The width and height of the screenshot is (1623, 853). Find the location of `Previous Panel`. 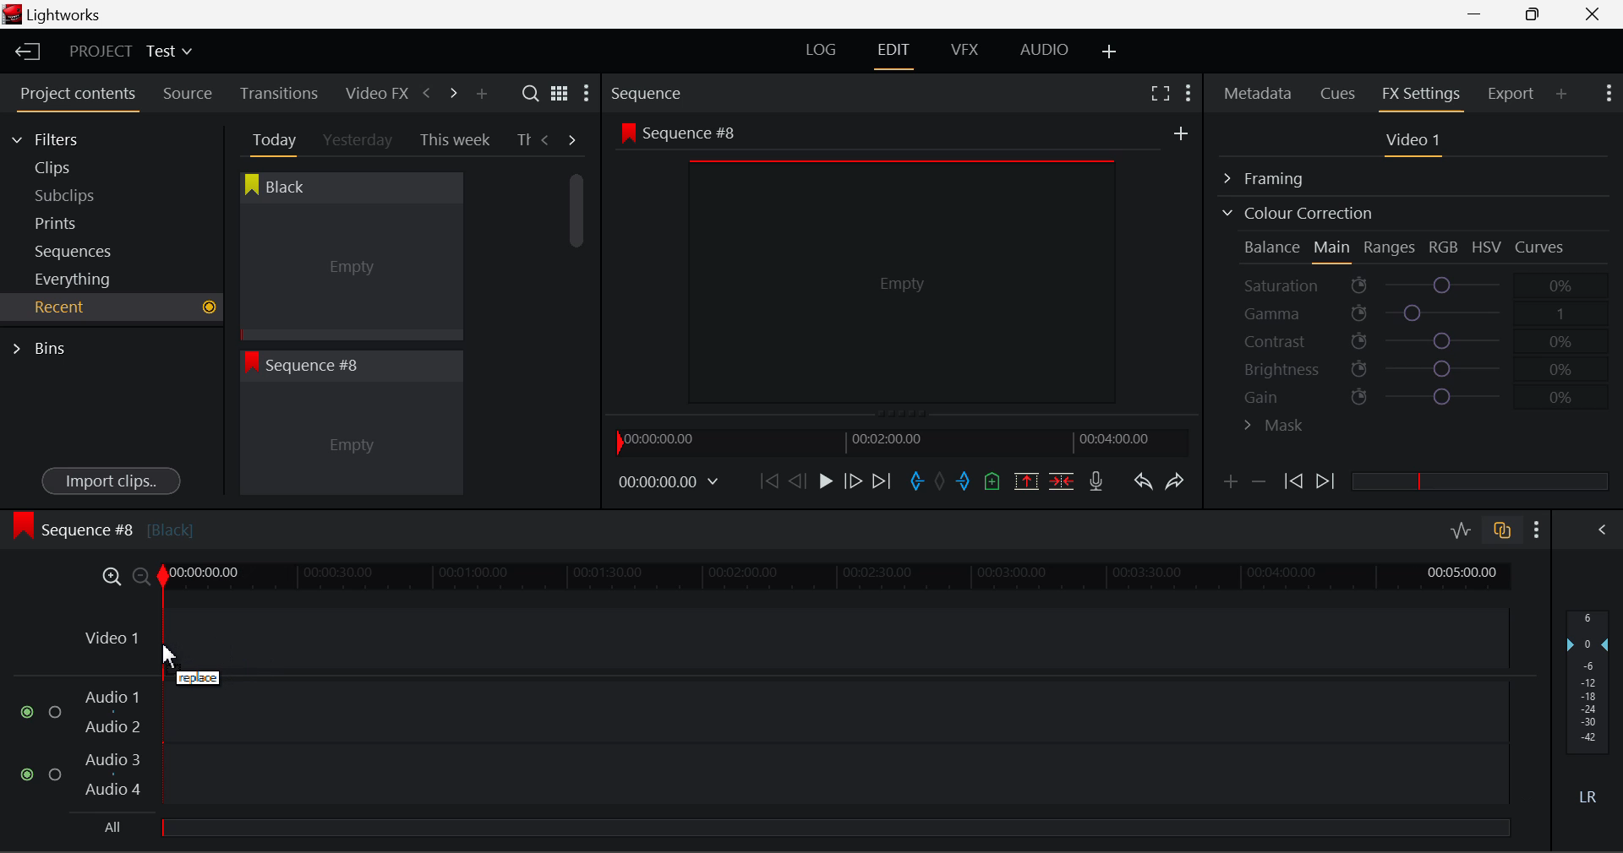

Previous Panel is located at coordinates (426, 94).